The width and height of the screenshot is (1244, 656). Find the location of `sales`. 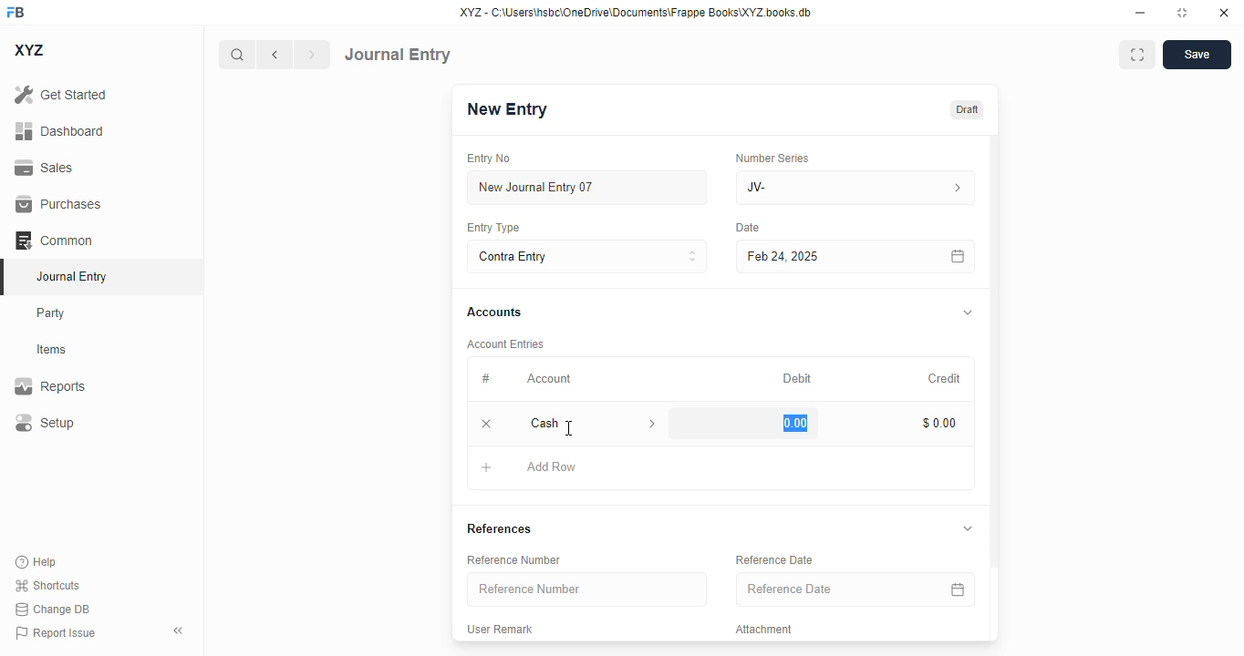

sales is located at coordinates (44, 168).